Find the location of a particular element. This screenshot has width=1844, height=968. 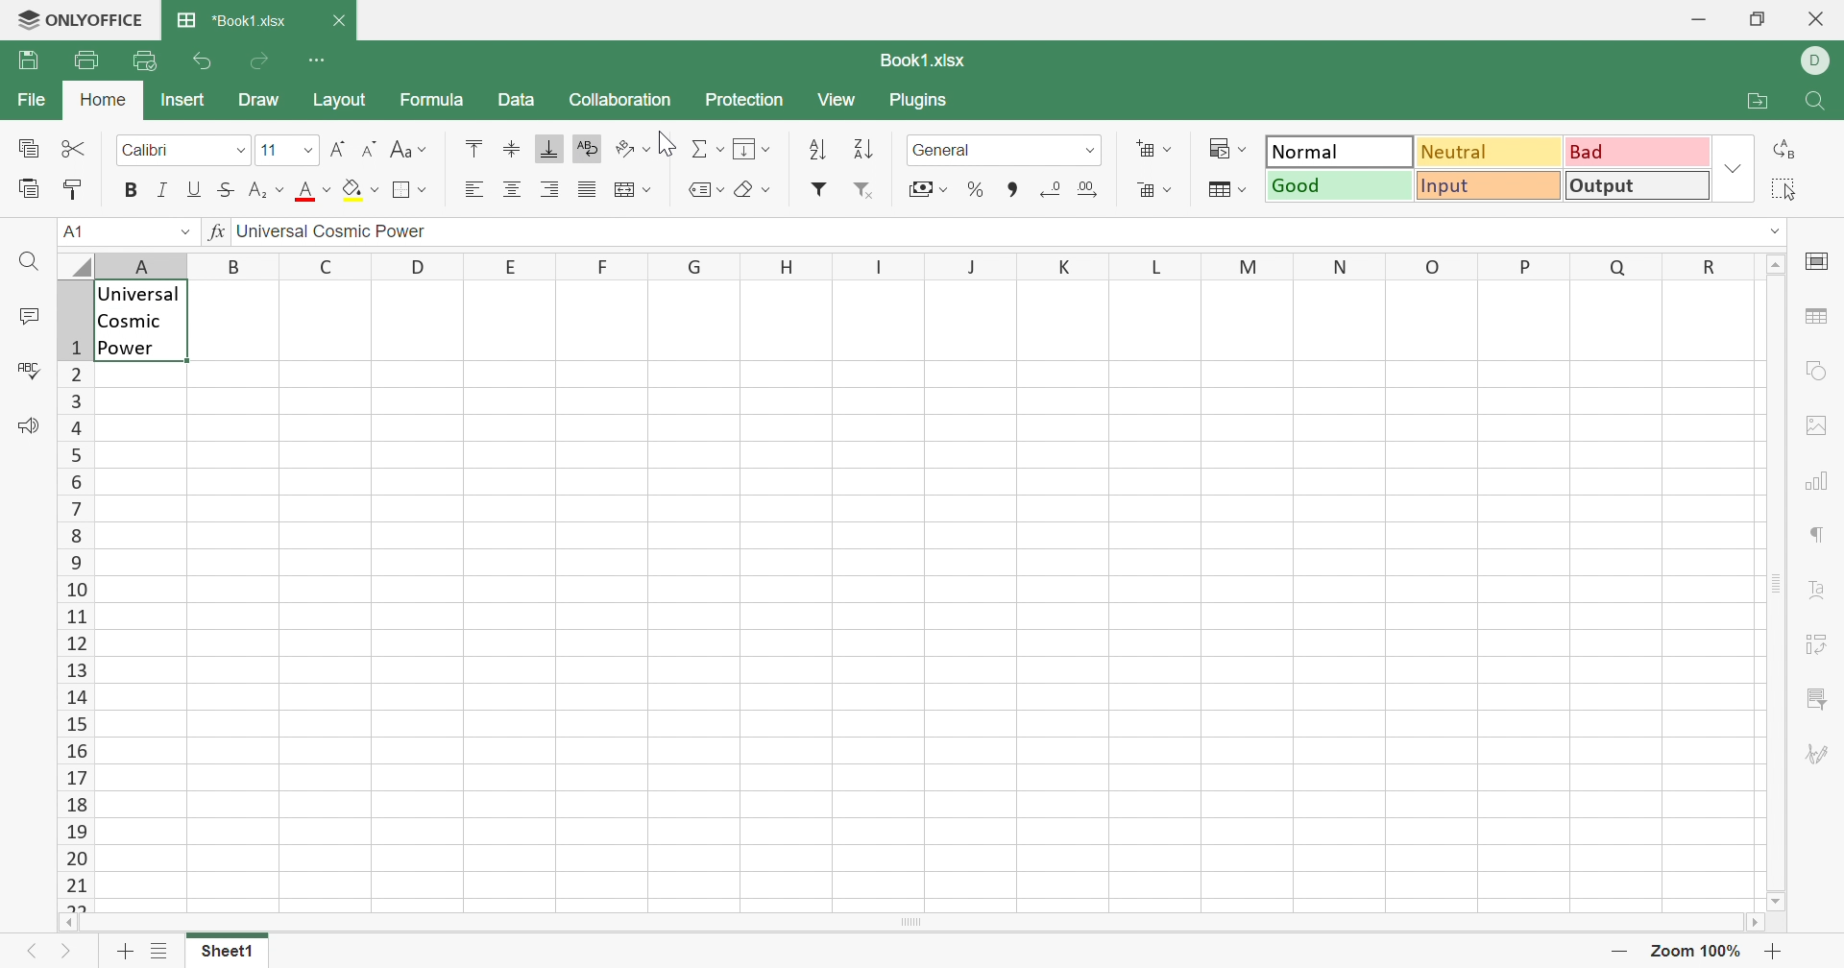

Feedback & Support is located at coordinates (30, 432).